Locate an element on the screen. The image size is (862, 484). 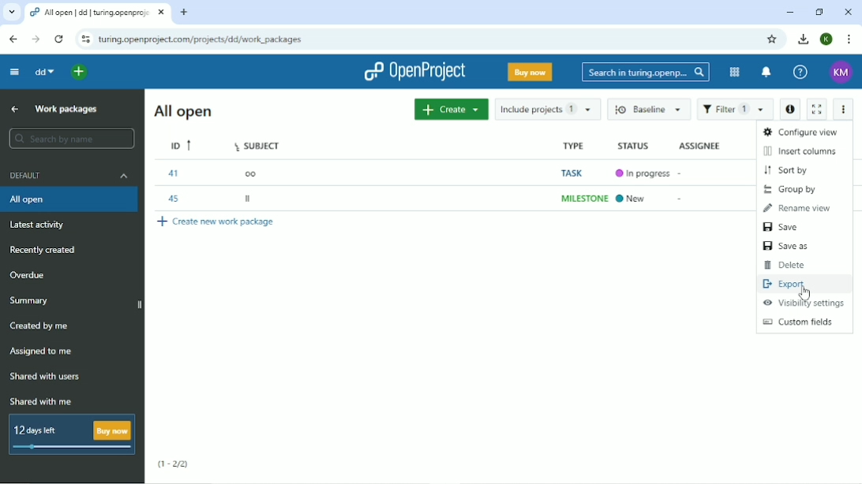
To notification center is located at coordinates (766, 73).